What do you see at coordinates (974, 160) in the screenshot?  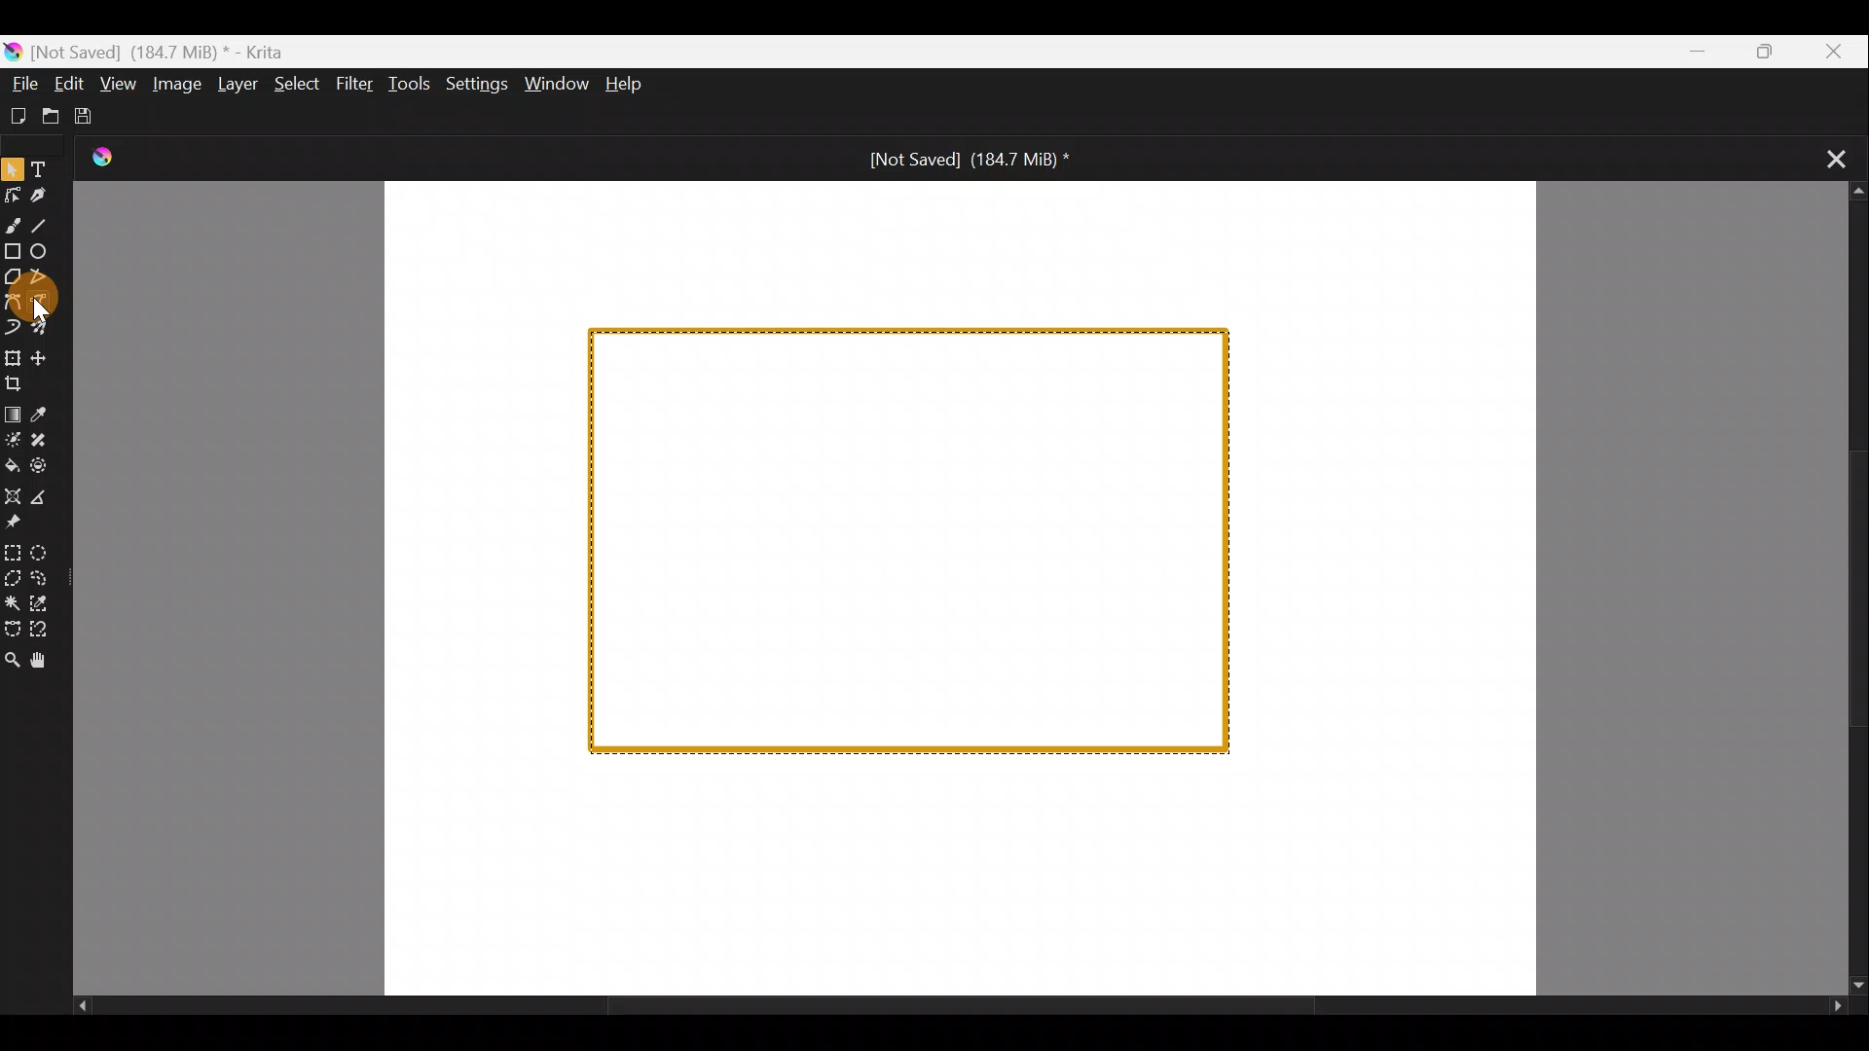 I see `[Not Saved] (184.7 MiB) *` at bounding box center [974, 160].